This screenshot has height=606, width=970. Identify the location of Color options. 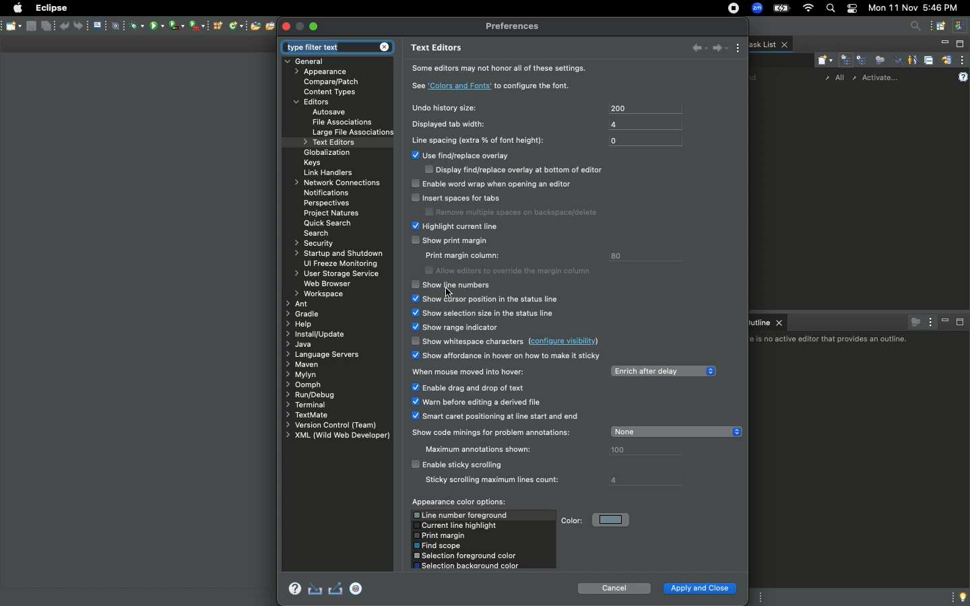
(483, 540).